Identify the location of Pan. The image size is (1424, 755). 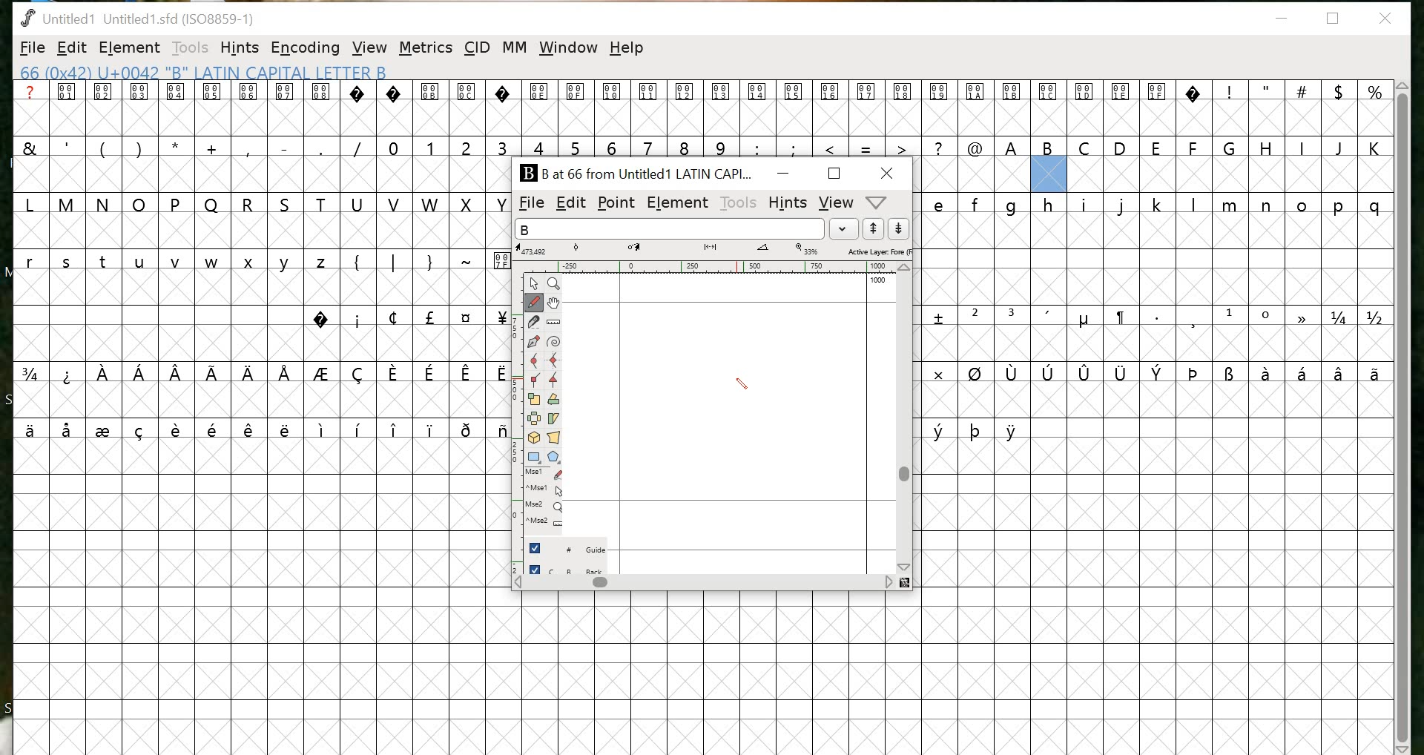
(554, 304).